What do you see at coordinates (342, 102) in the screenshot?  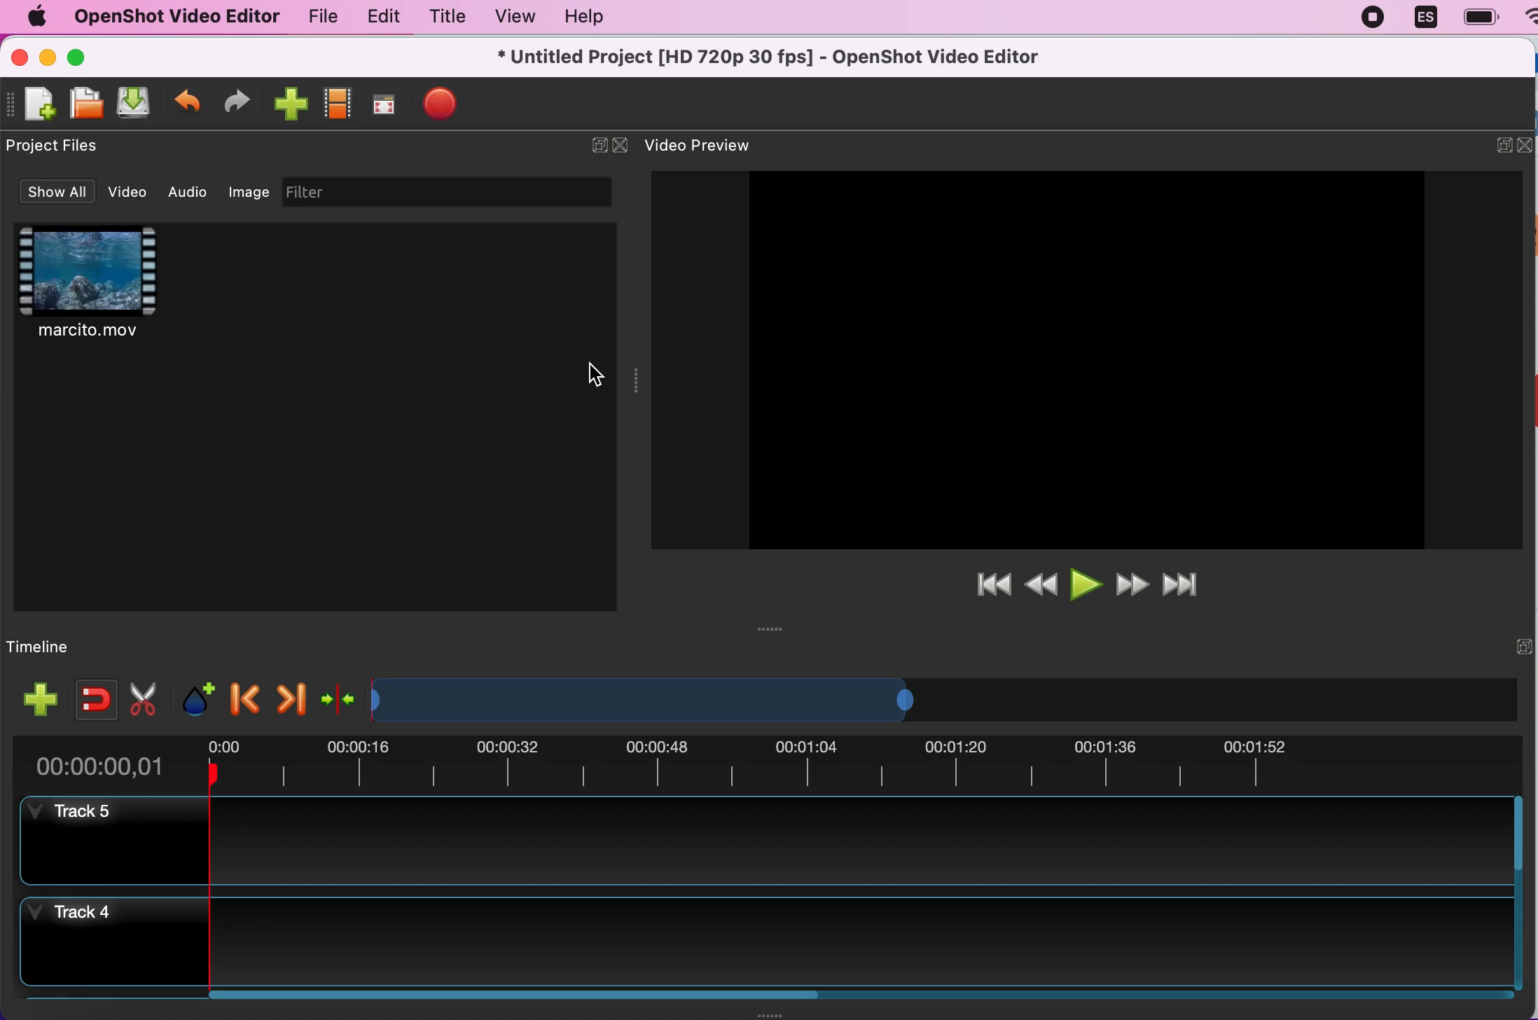 I see `choose profile` at bounding box center [342, 102].